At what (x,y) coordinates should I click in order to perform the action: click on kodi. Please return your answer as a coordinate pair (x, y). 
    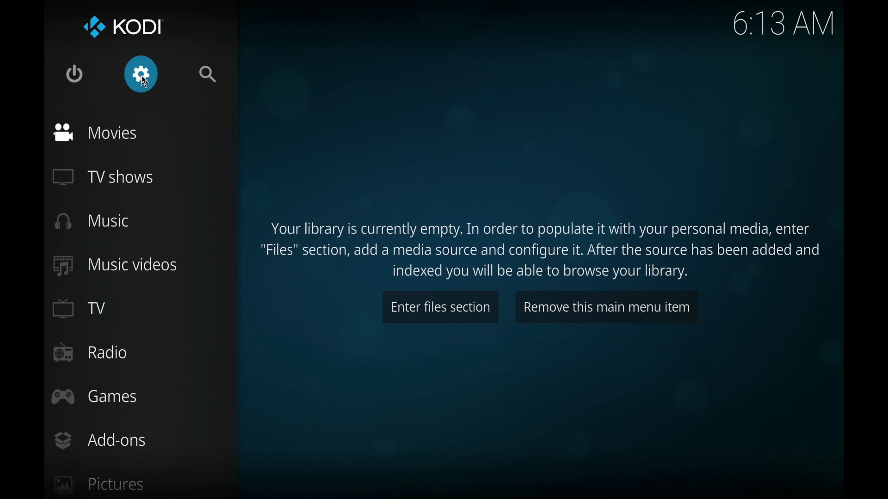
    Looking at the image, I should click on (122, 26).